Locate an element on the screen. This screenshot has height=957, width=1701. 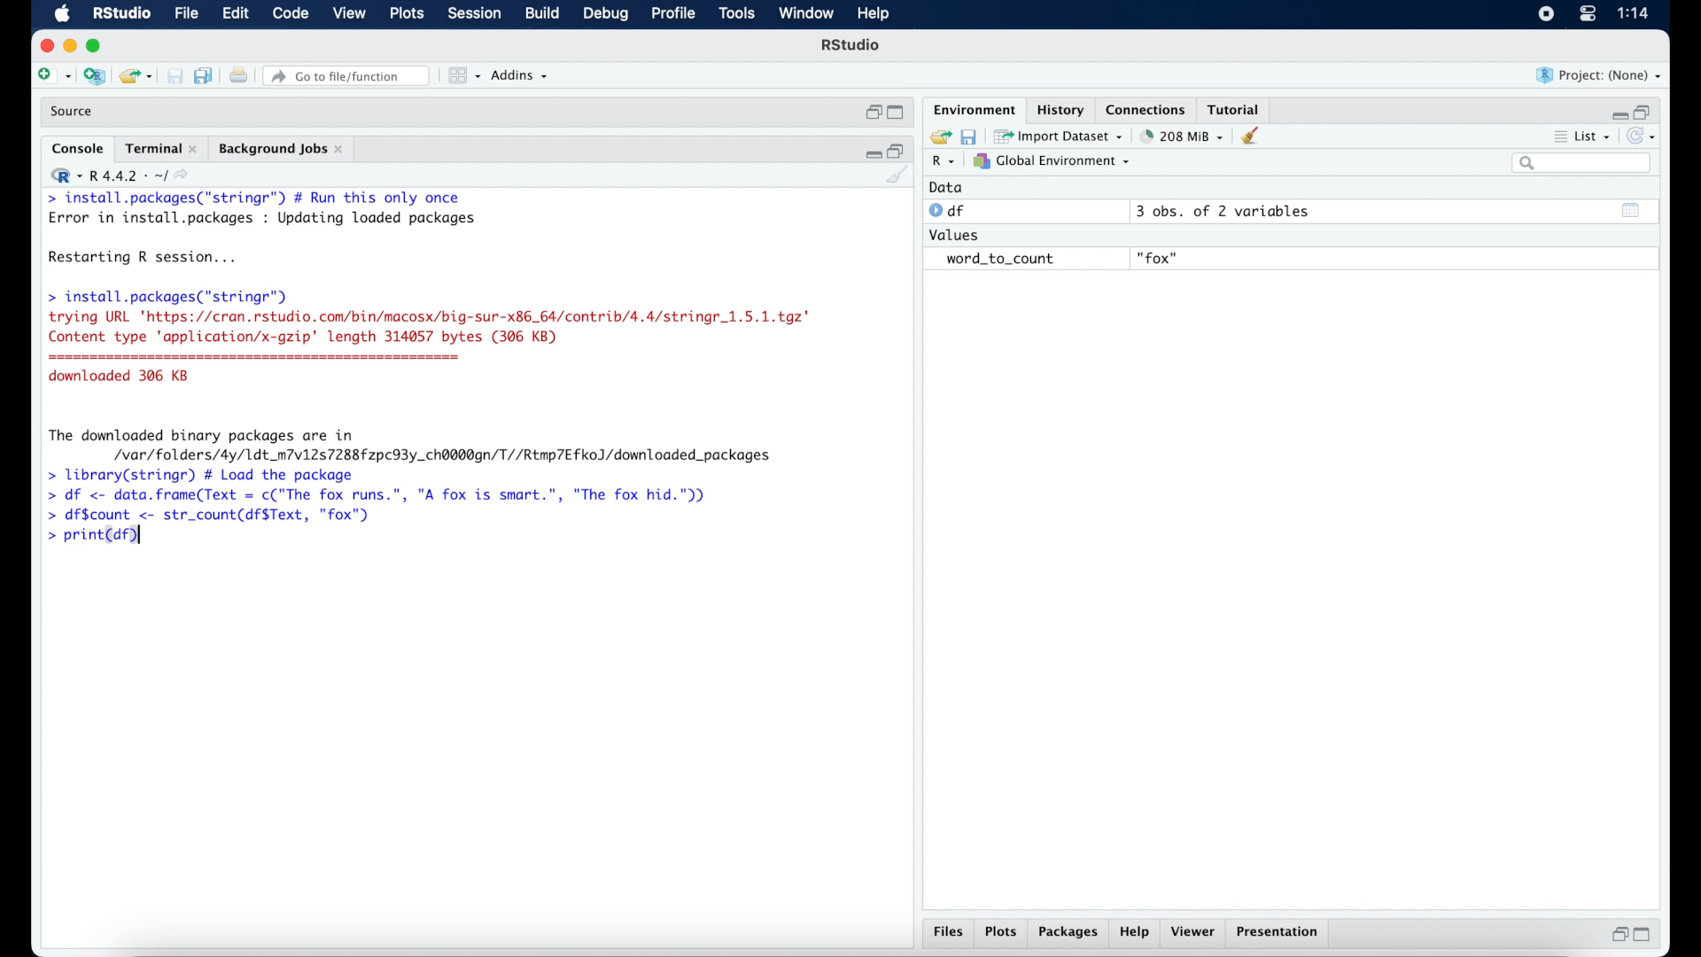
history is located at coordinates (1059, 110).